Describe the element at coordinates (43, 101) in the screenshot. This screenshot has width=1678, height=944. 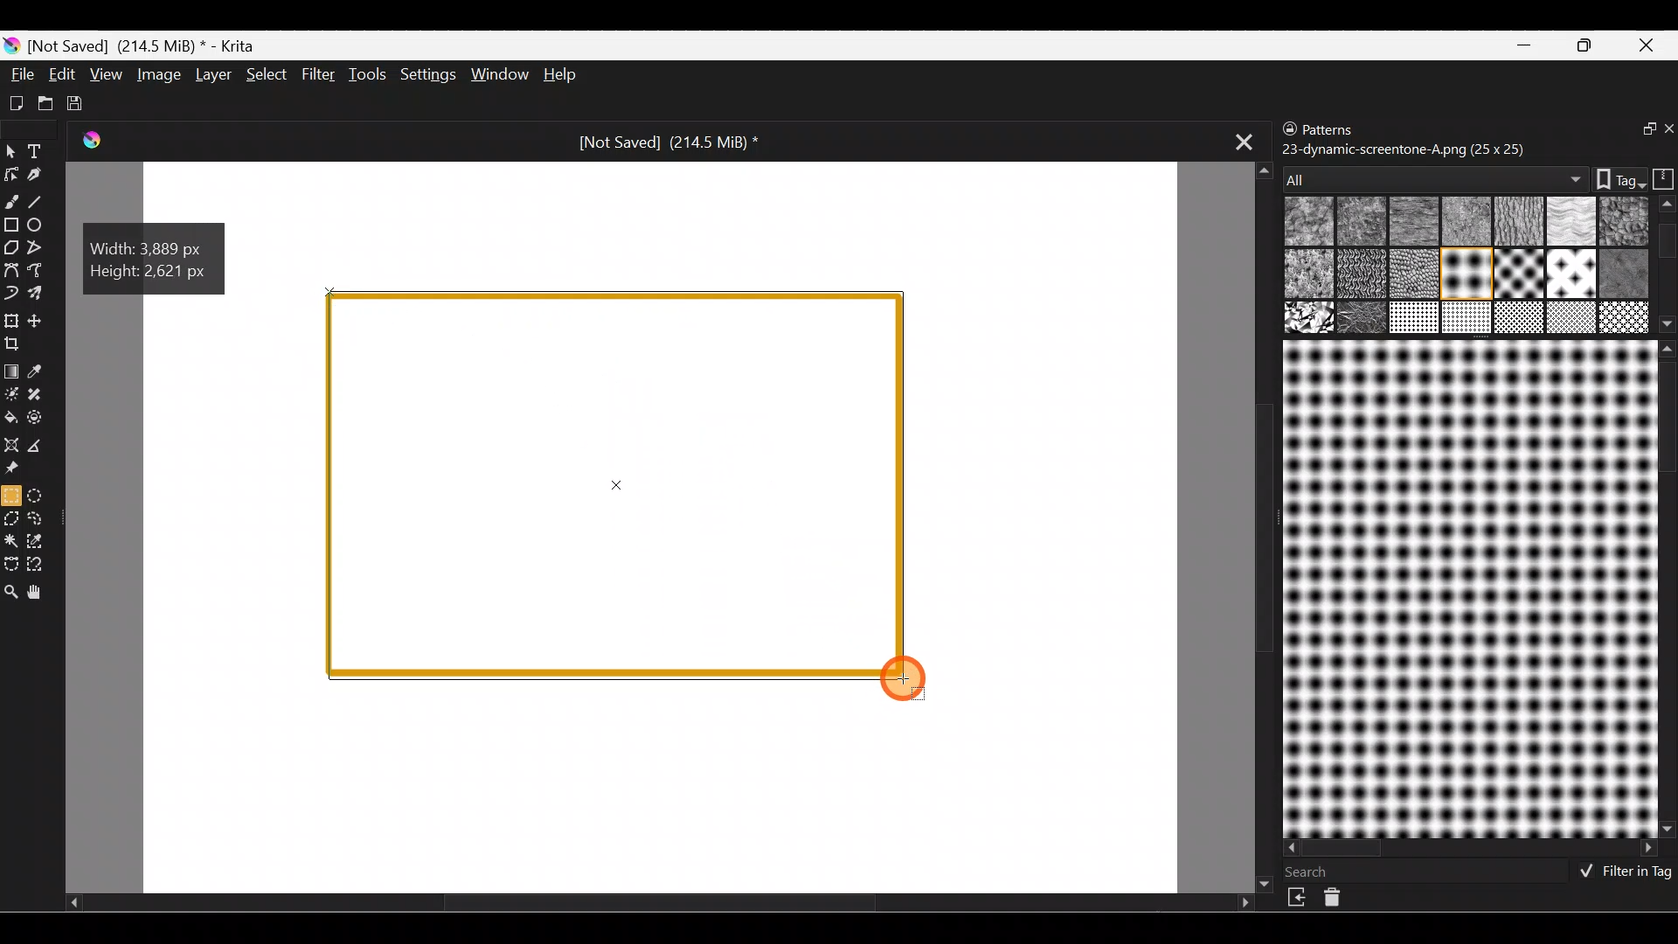
I see `Open existing document` at that location.